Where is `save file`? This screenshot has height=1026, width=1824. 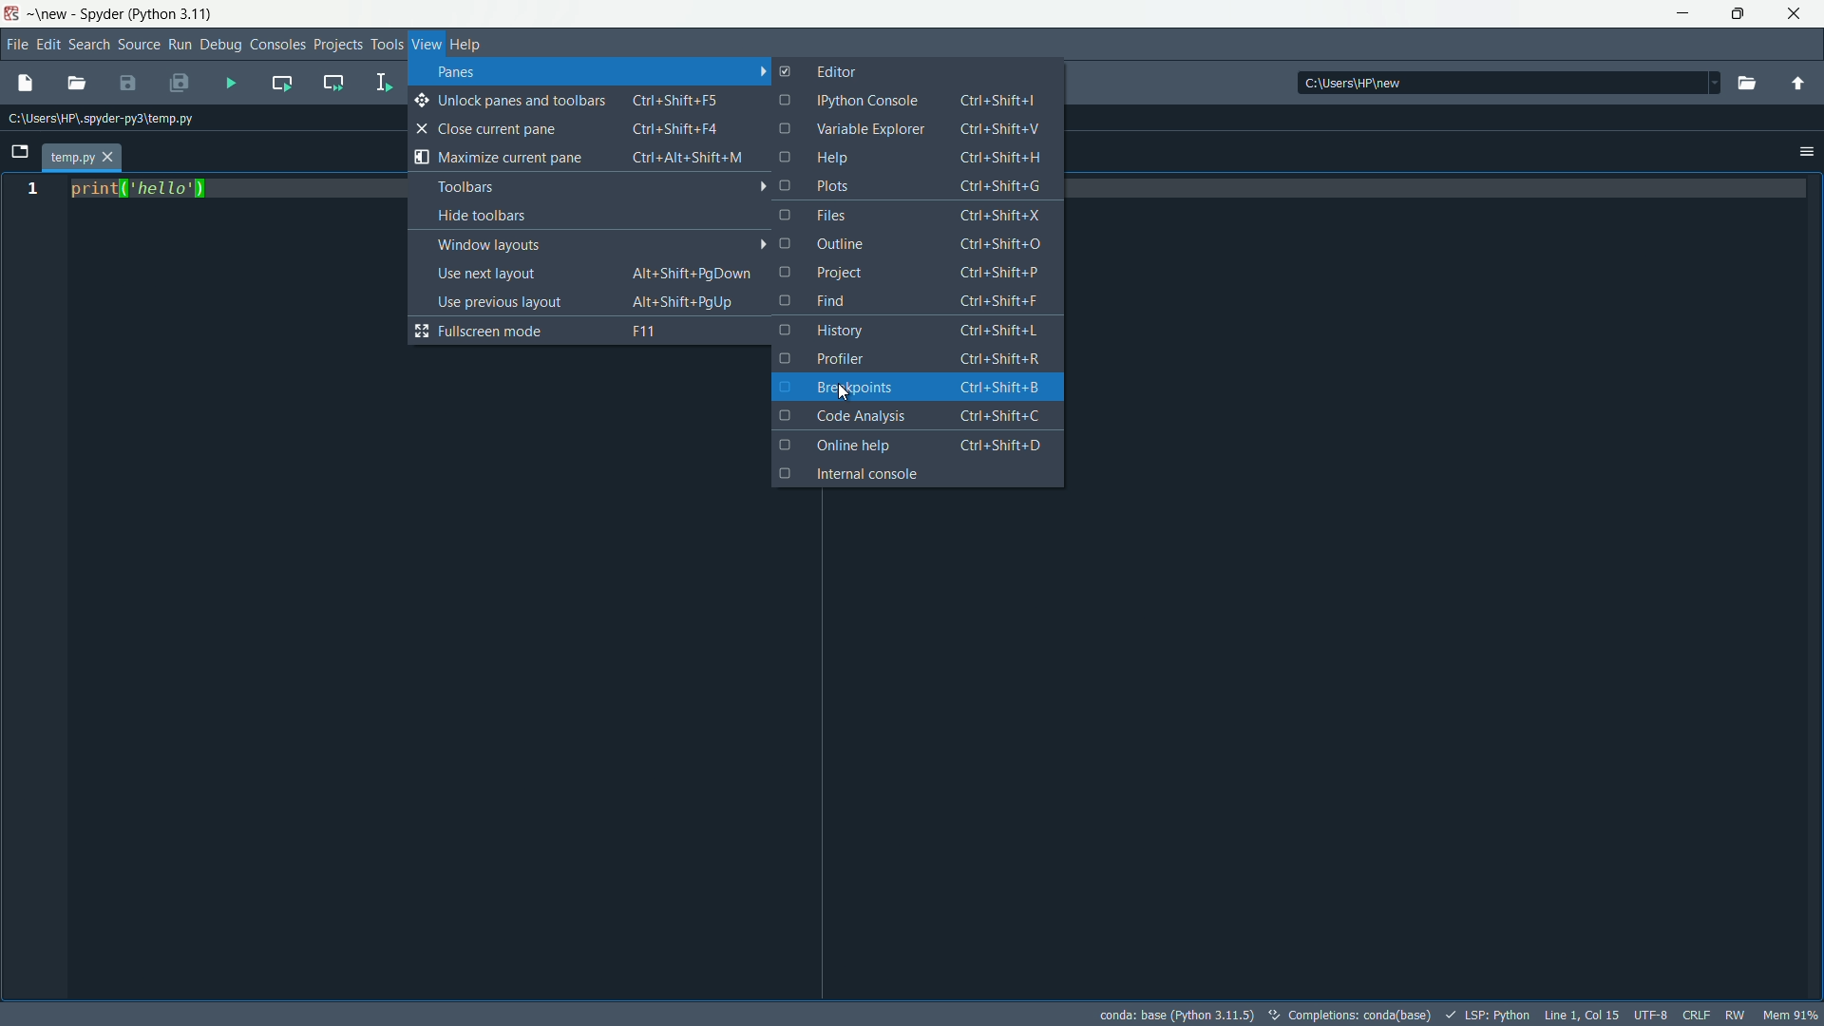
save file is located at coordinates (127, 83).